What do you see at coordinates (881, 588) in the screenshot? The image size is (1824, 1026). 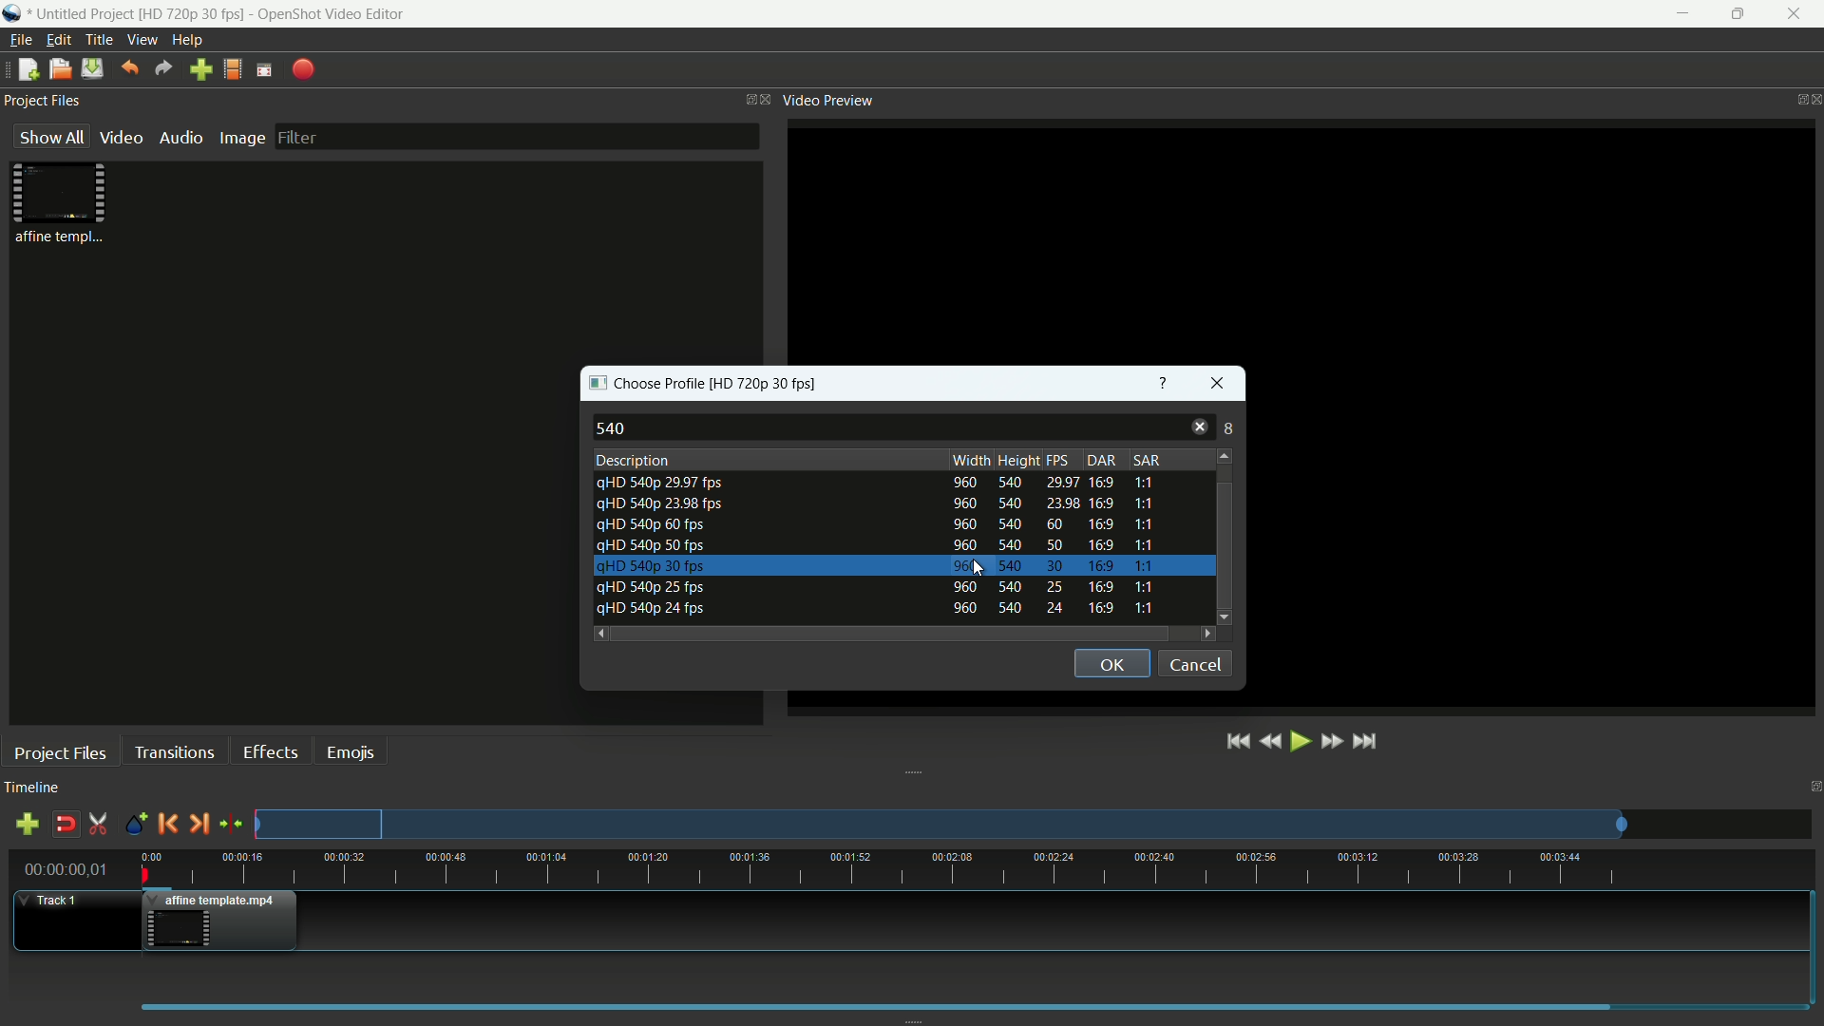 I see `profile-6` at bounding box center [881, 588].